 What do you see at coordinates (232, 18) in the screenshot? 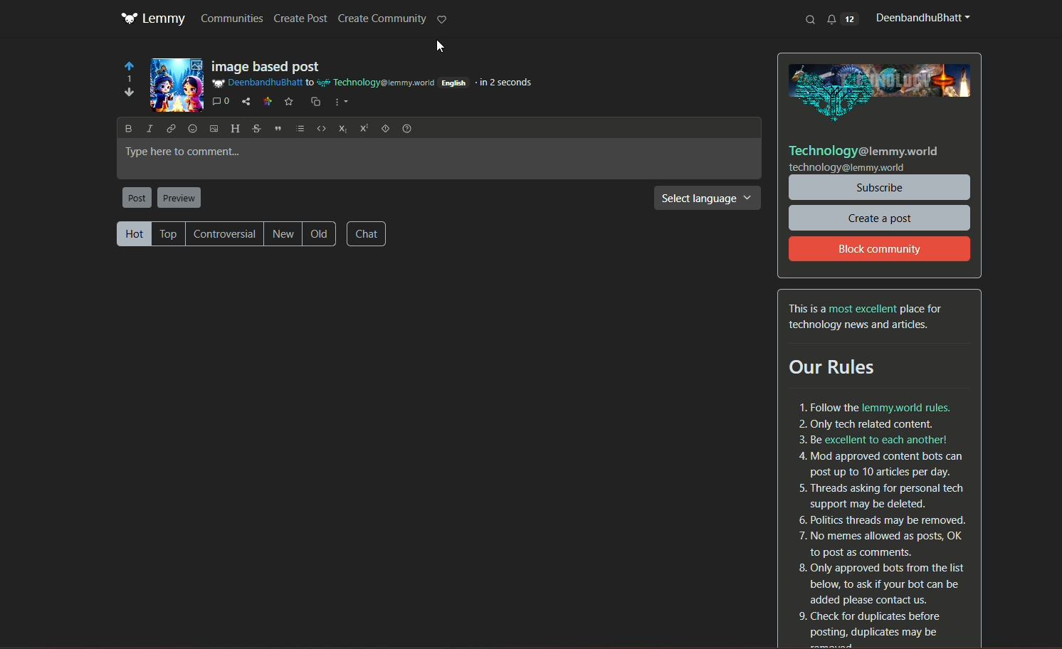
I see `Communities` at bounding box center [232, 18].